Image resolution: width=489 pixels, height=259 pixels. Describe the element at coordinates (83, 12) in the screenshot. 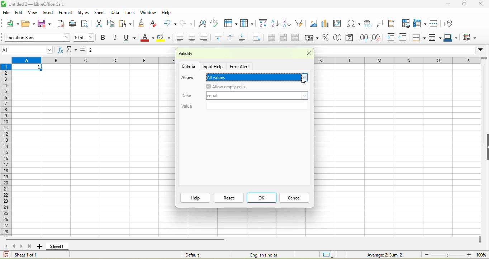

I see `styles` at that location.